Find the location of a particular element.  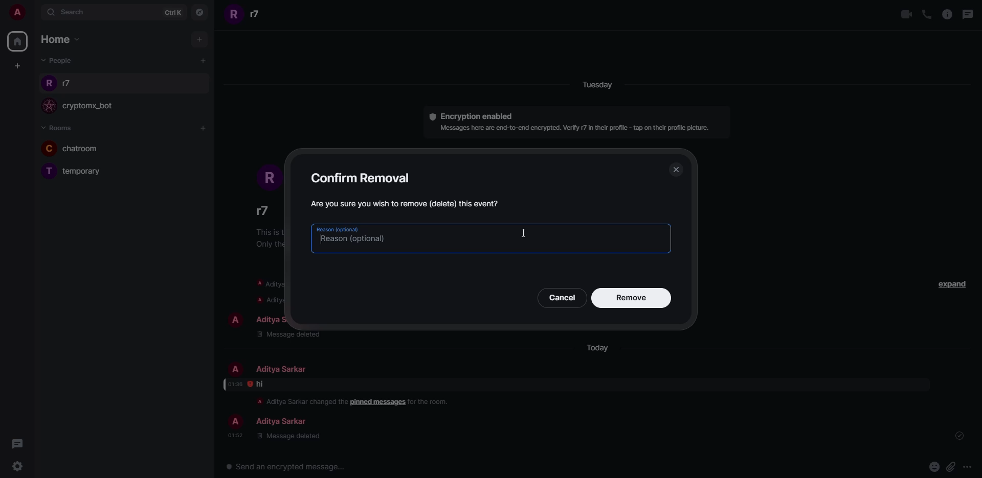

pinned message is located at coordinates (378, 402).